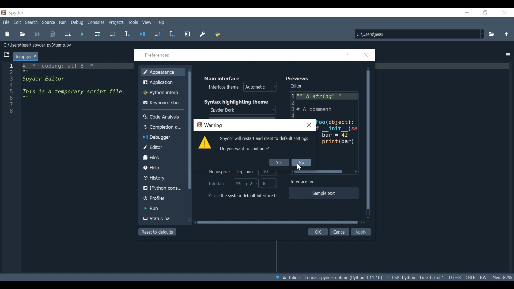 The image size is (514, 289). I want to click on Help Spyder, so click(277, 277).